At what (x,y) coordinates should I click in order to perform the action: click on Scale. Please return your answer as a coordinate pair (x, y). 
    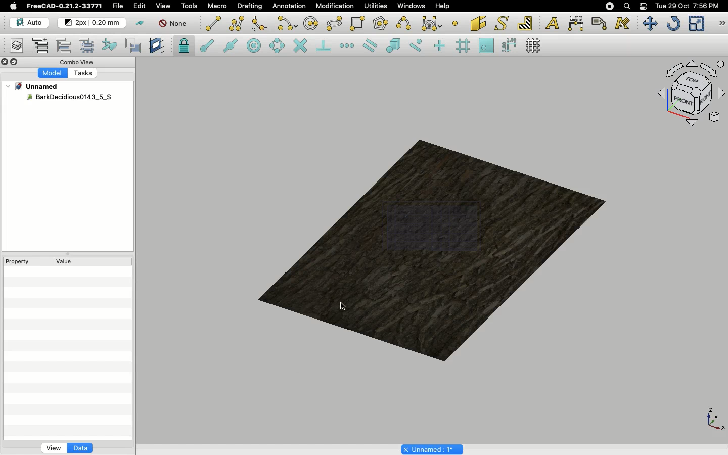
    Looking at the image, I should click on (696, 23).